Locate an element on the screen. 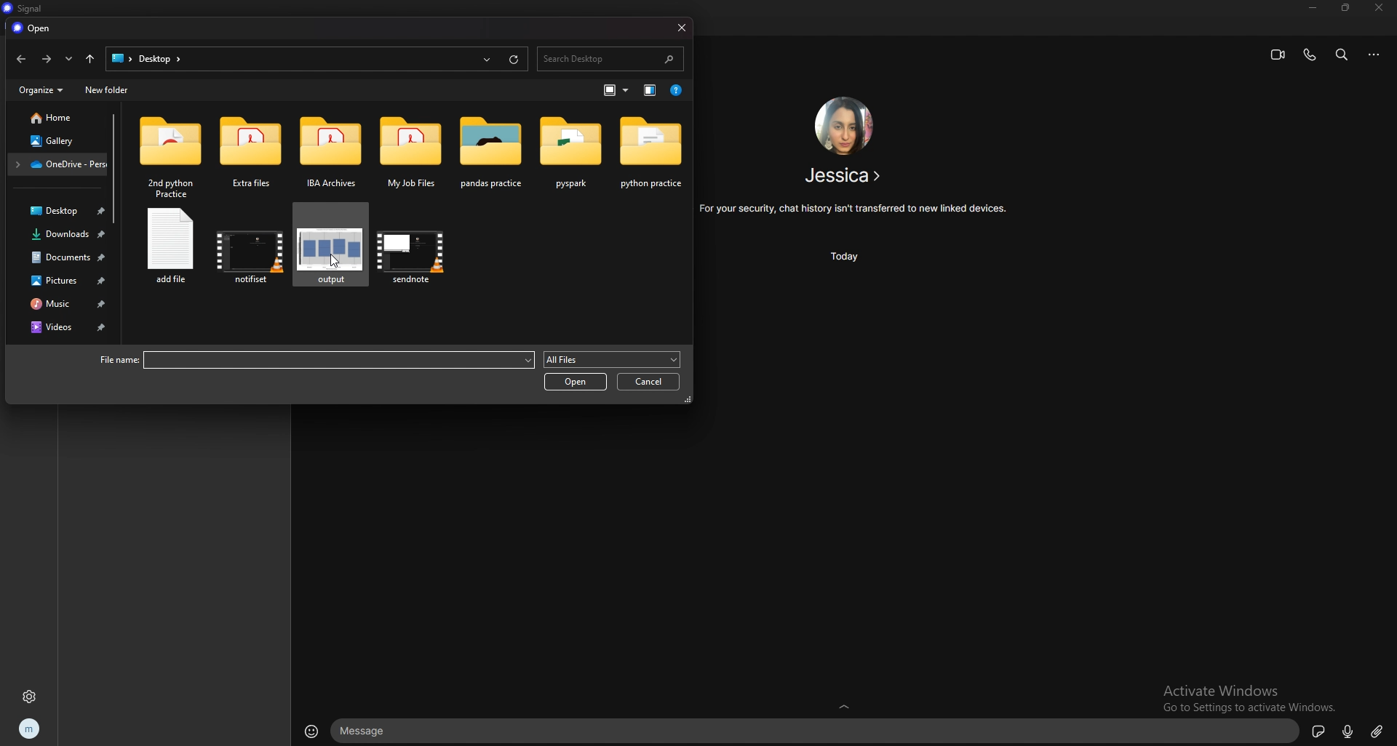  forward is located at coordinates (48, 58).